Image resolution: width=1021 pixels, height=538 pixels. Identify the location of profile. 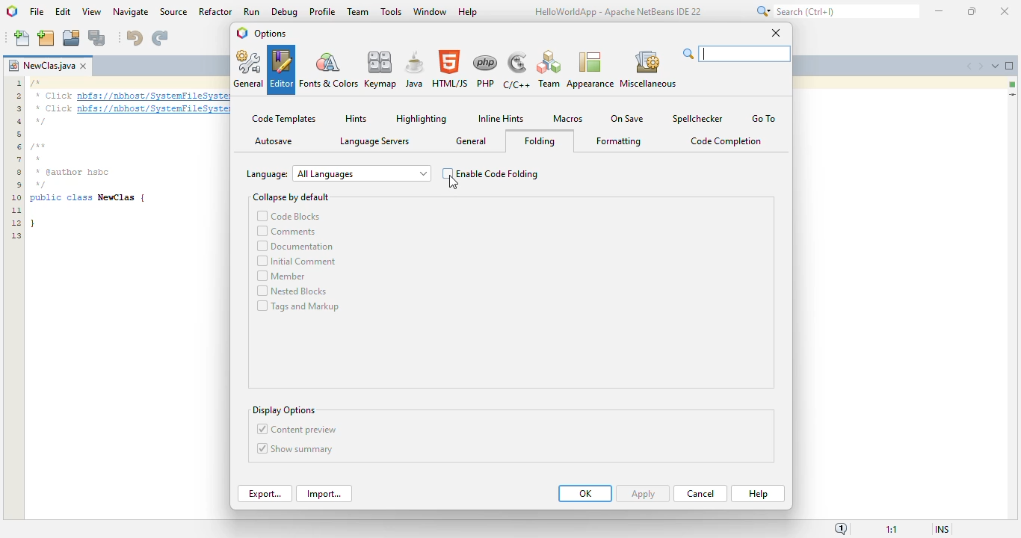
(323, 11).